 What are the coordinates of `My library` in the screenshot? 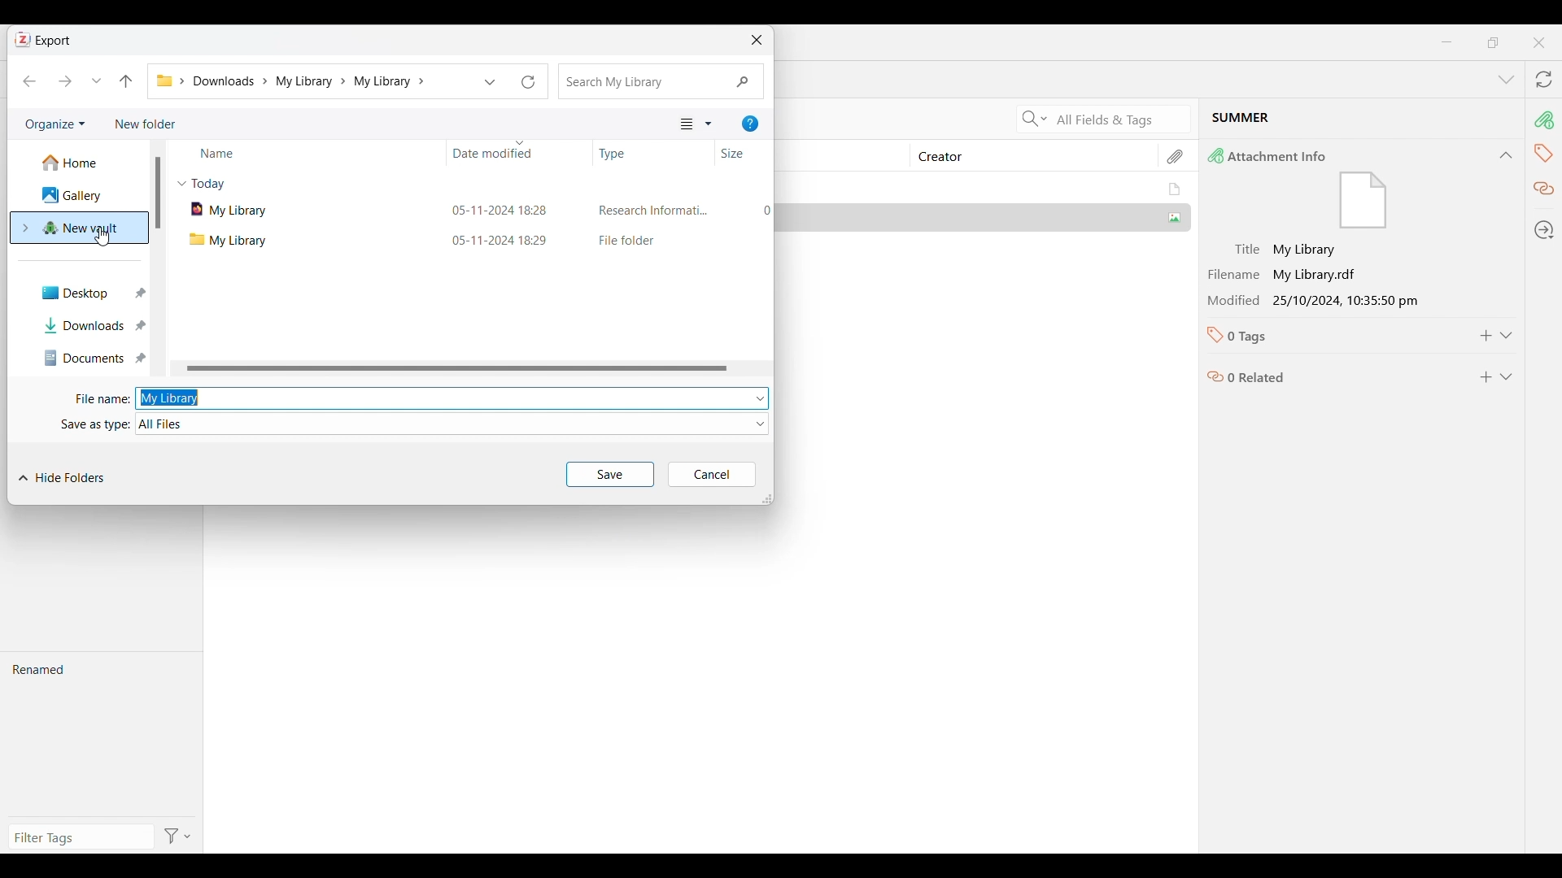 It's located at (394, 81).